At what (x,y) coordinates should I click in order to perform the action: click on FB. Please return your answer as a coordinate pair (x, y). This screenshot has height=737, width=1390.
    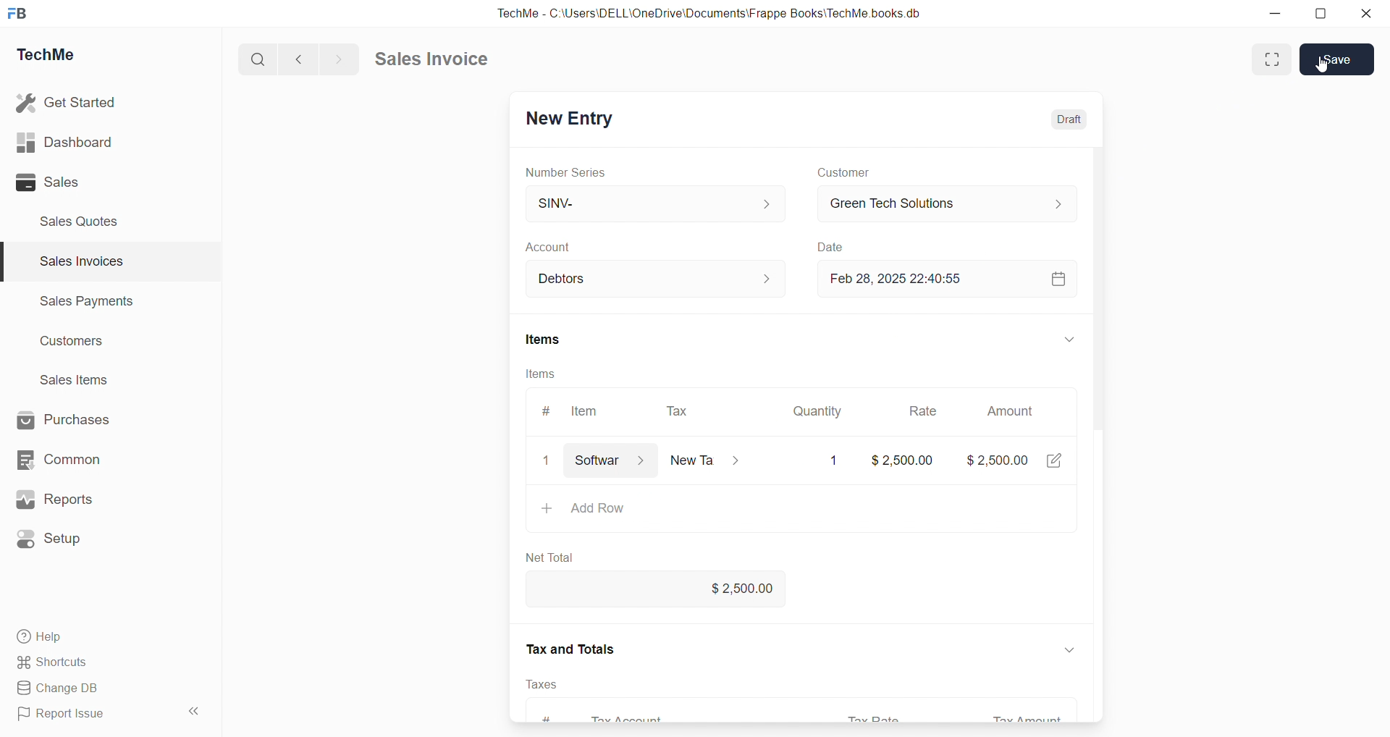
    Looking at the image, I should click on (17, 14).